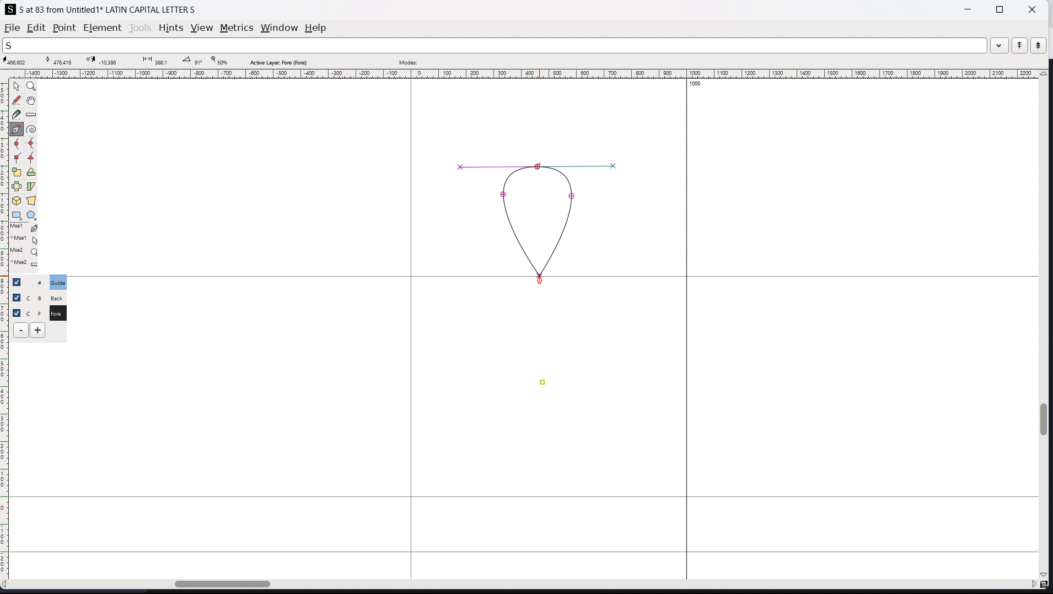 This screenshot has width=1053, height=594. I want to click on window, so click(279, 28).